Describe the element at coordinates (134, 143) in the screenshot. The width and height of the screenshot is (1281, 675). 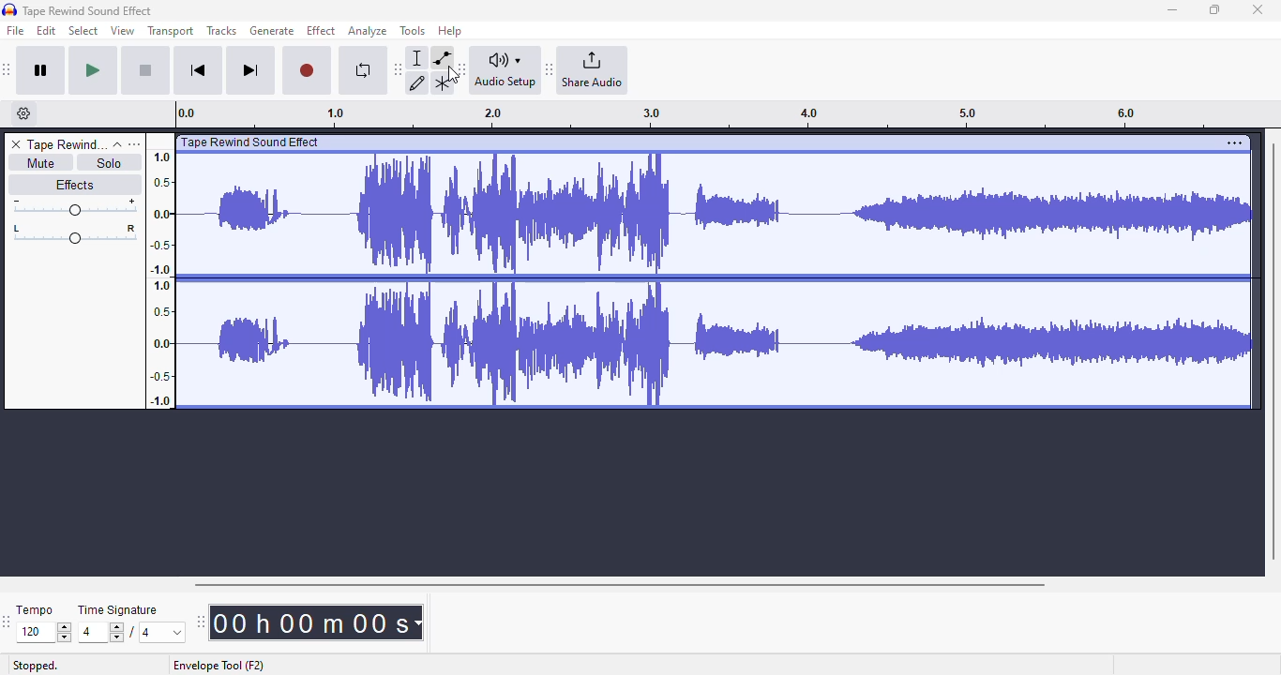
I see `open menu` at that location.